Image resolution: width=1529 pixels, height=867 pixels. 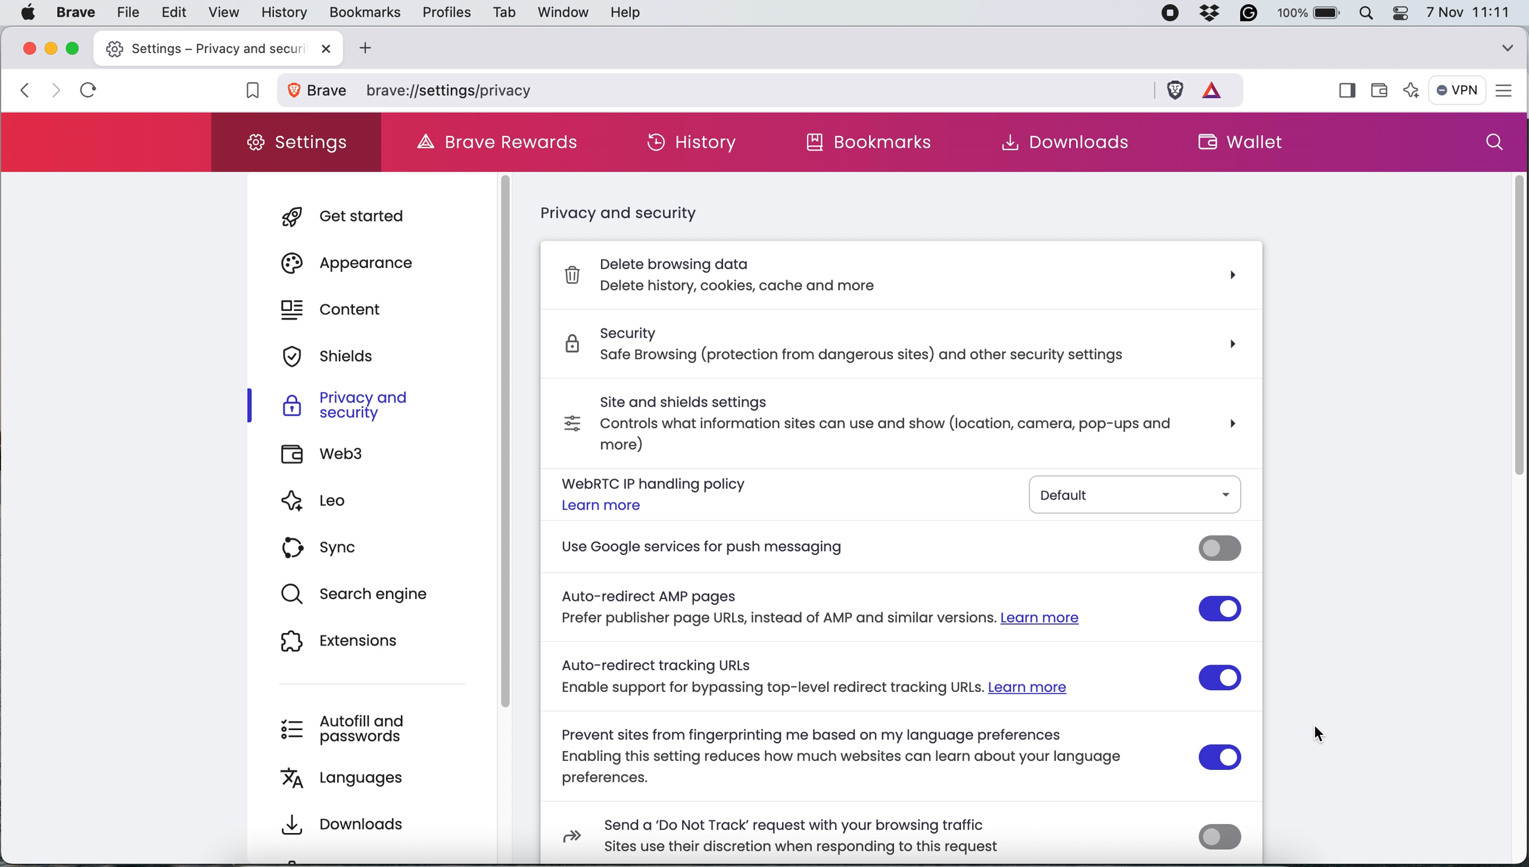 What do you see at coordinates (51, 48) in the screenshot?
I see `minimise` at bounding box center [51, 48].